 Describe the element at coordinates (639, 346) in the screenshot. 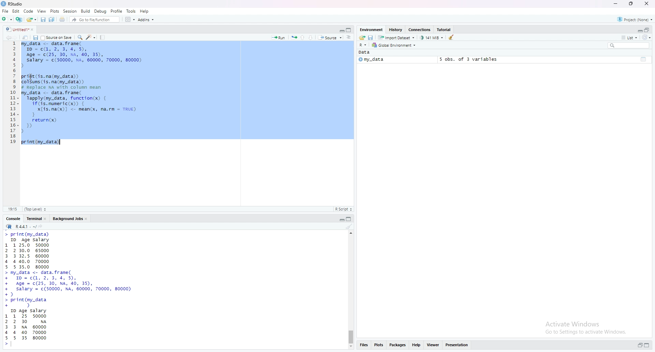

I see `expand` at that location.